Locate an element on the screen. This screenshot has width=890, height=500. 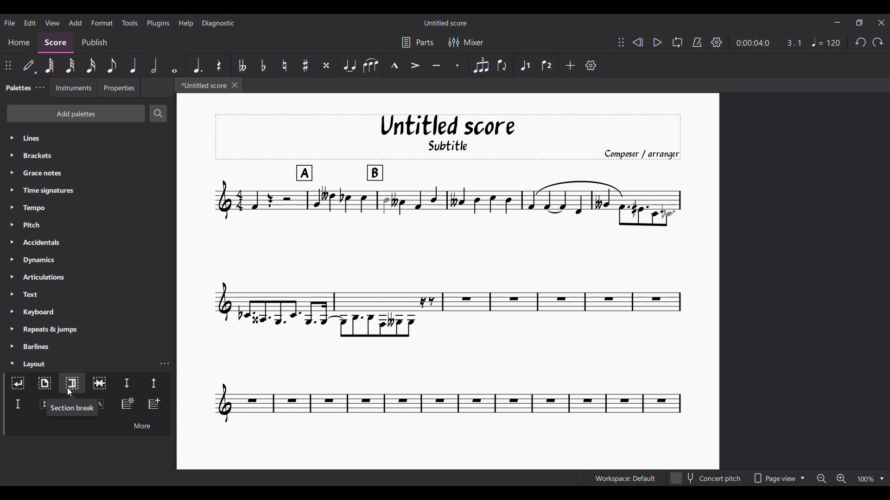
Barlines is located at coordinates (88, 346).